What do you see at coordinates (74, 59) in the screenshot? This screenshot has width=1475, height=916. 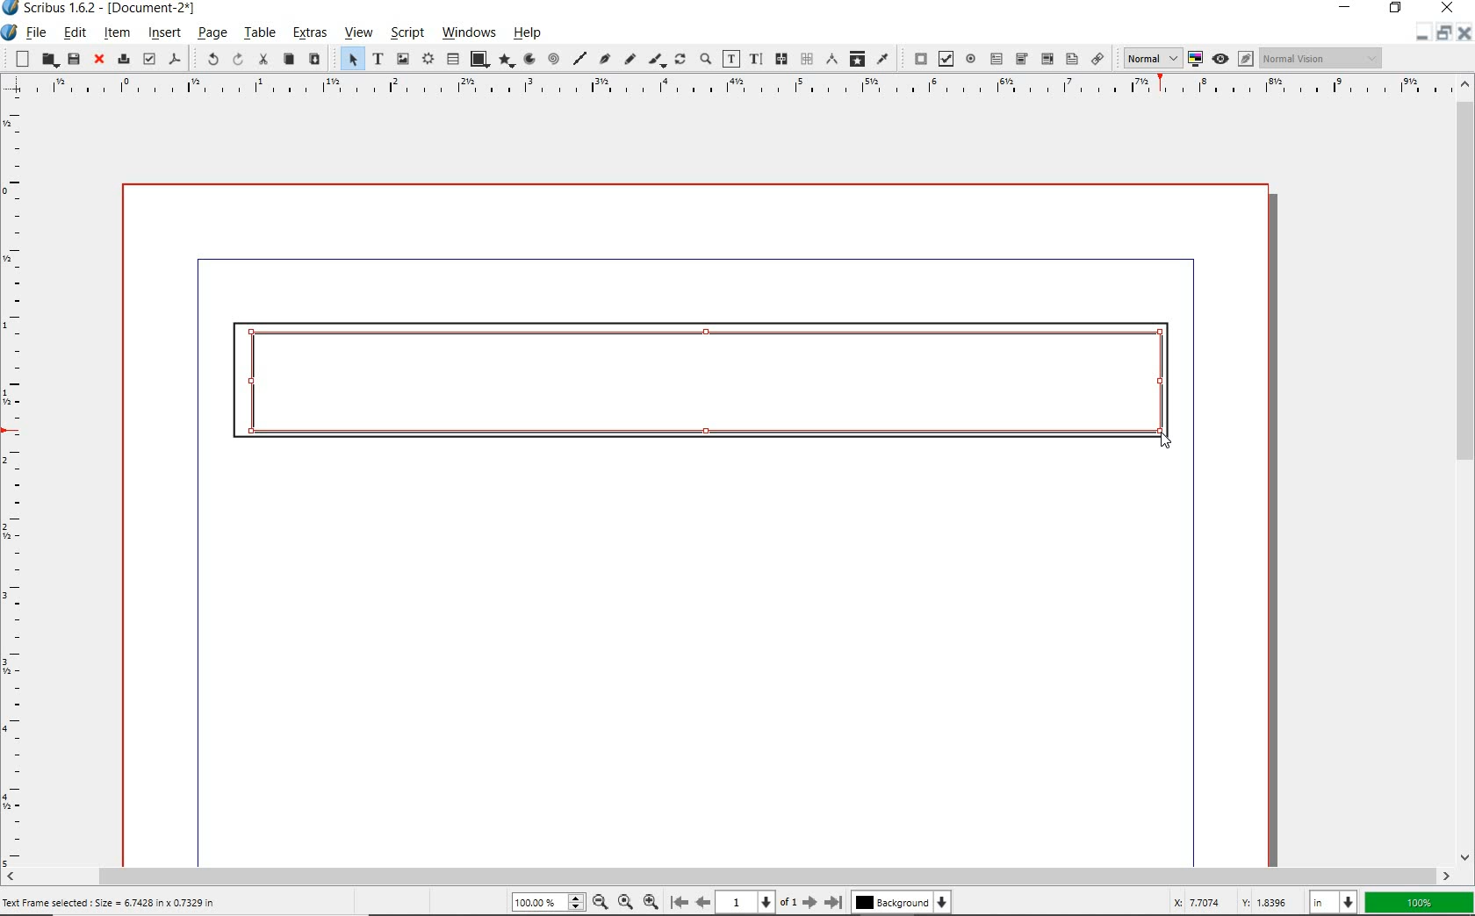 I see `save` at bounding box center [74, 59].